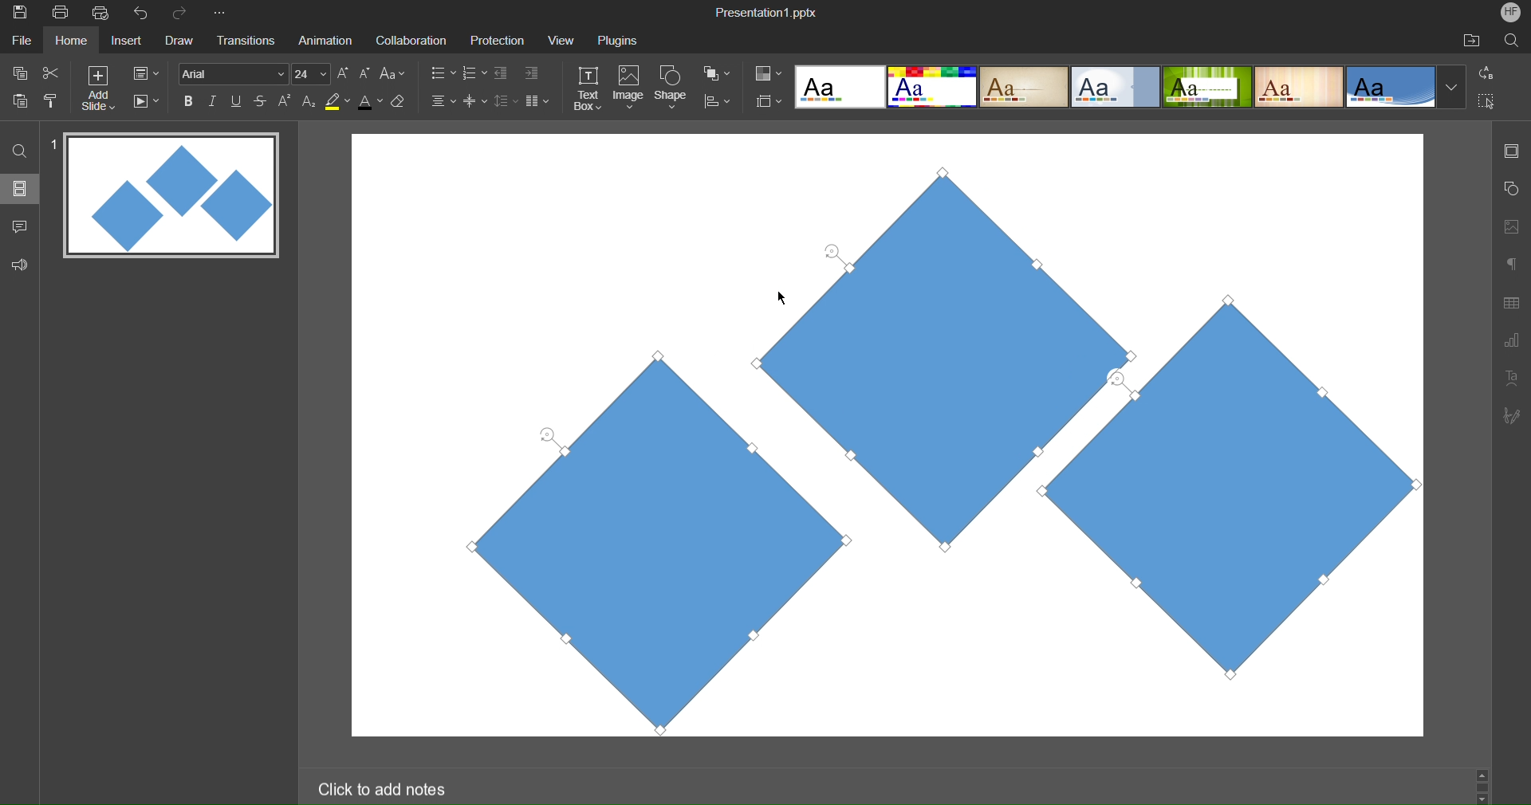  I want to click on copy, so click(18, 73).